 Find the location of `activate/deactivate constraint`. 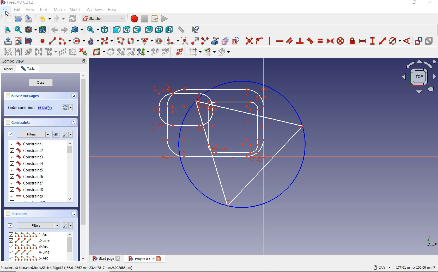

activate/deactivate constraint is located at coordinates (430, 42).